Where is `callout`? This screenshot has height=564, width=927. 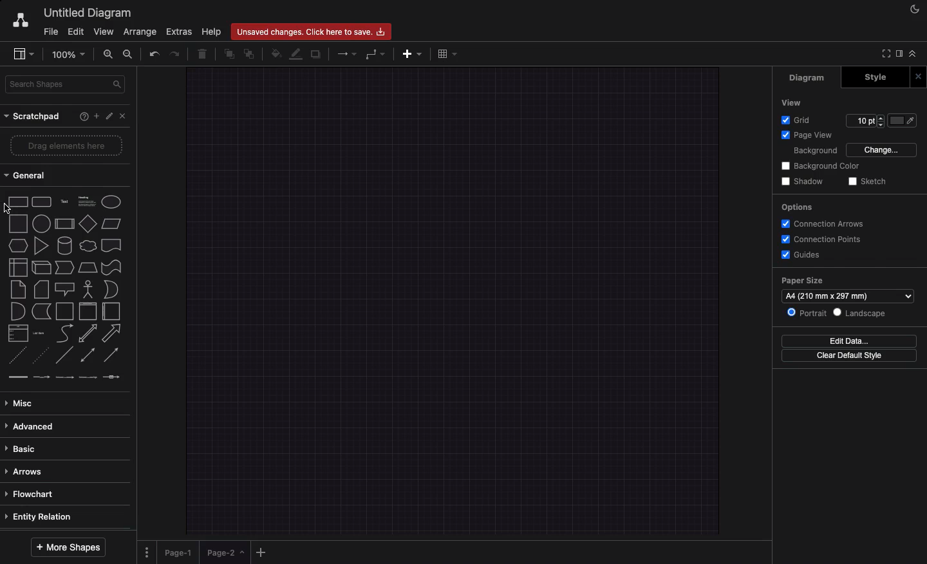 callout is located at coordinates (64, 289).